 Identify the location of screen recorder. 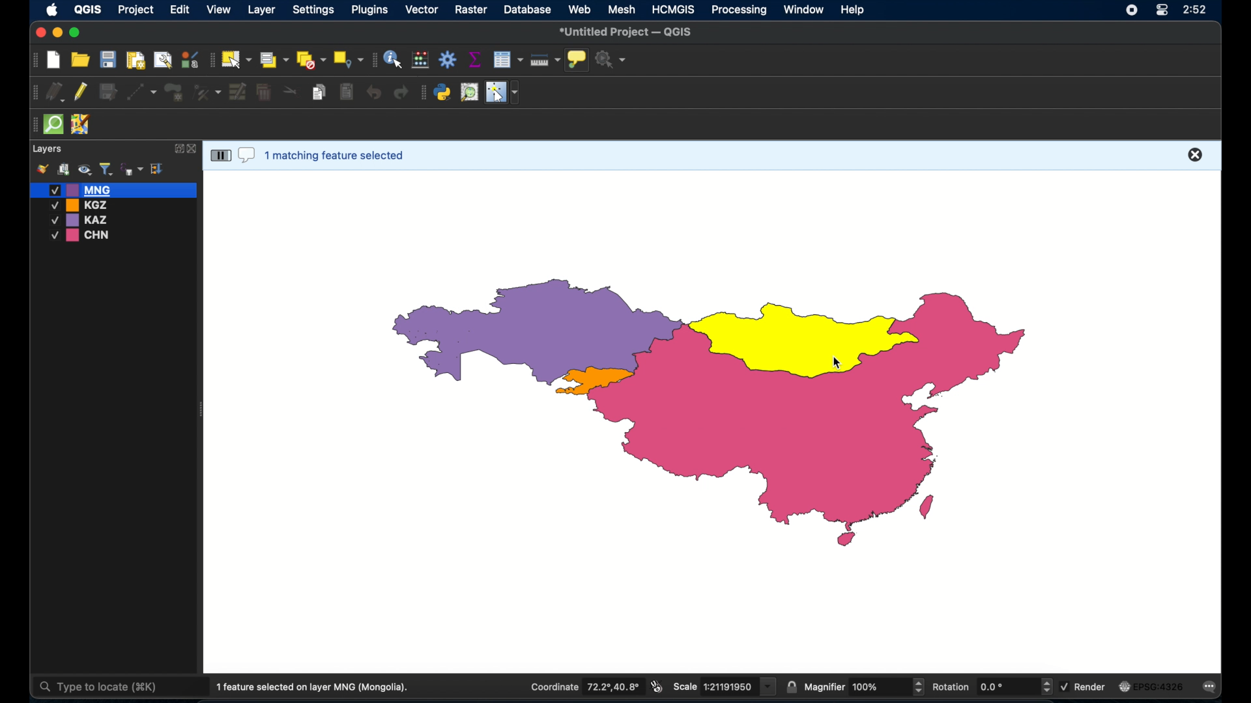
(1131, 9).